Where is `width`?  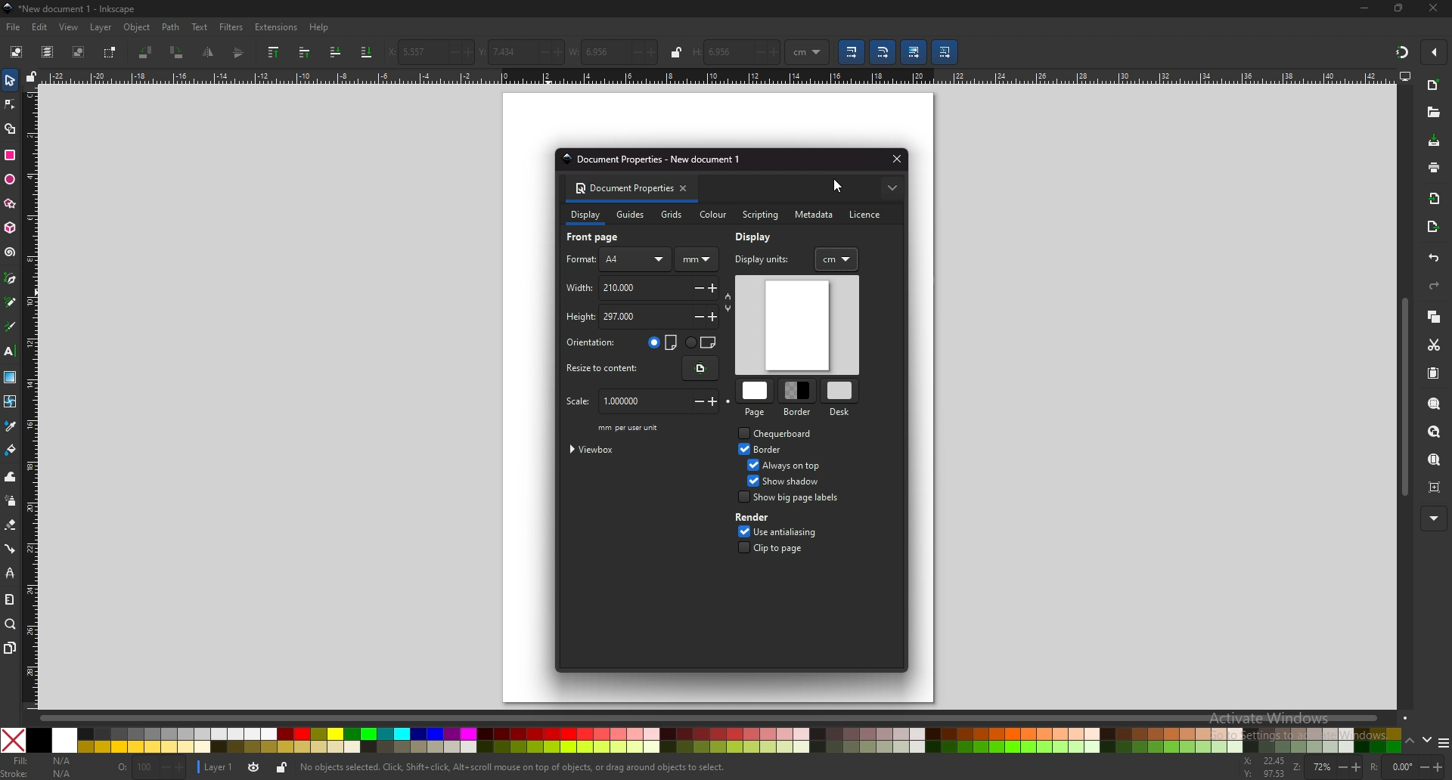 width is located at coordinates (594, 53).